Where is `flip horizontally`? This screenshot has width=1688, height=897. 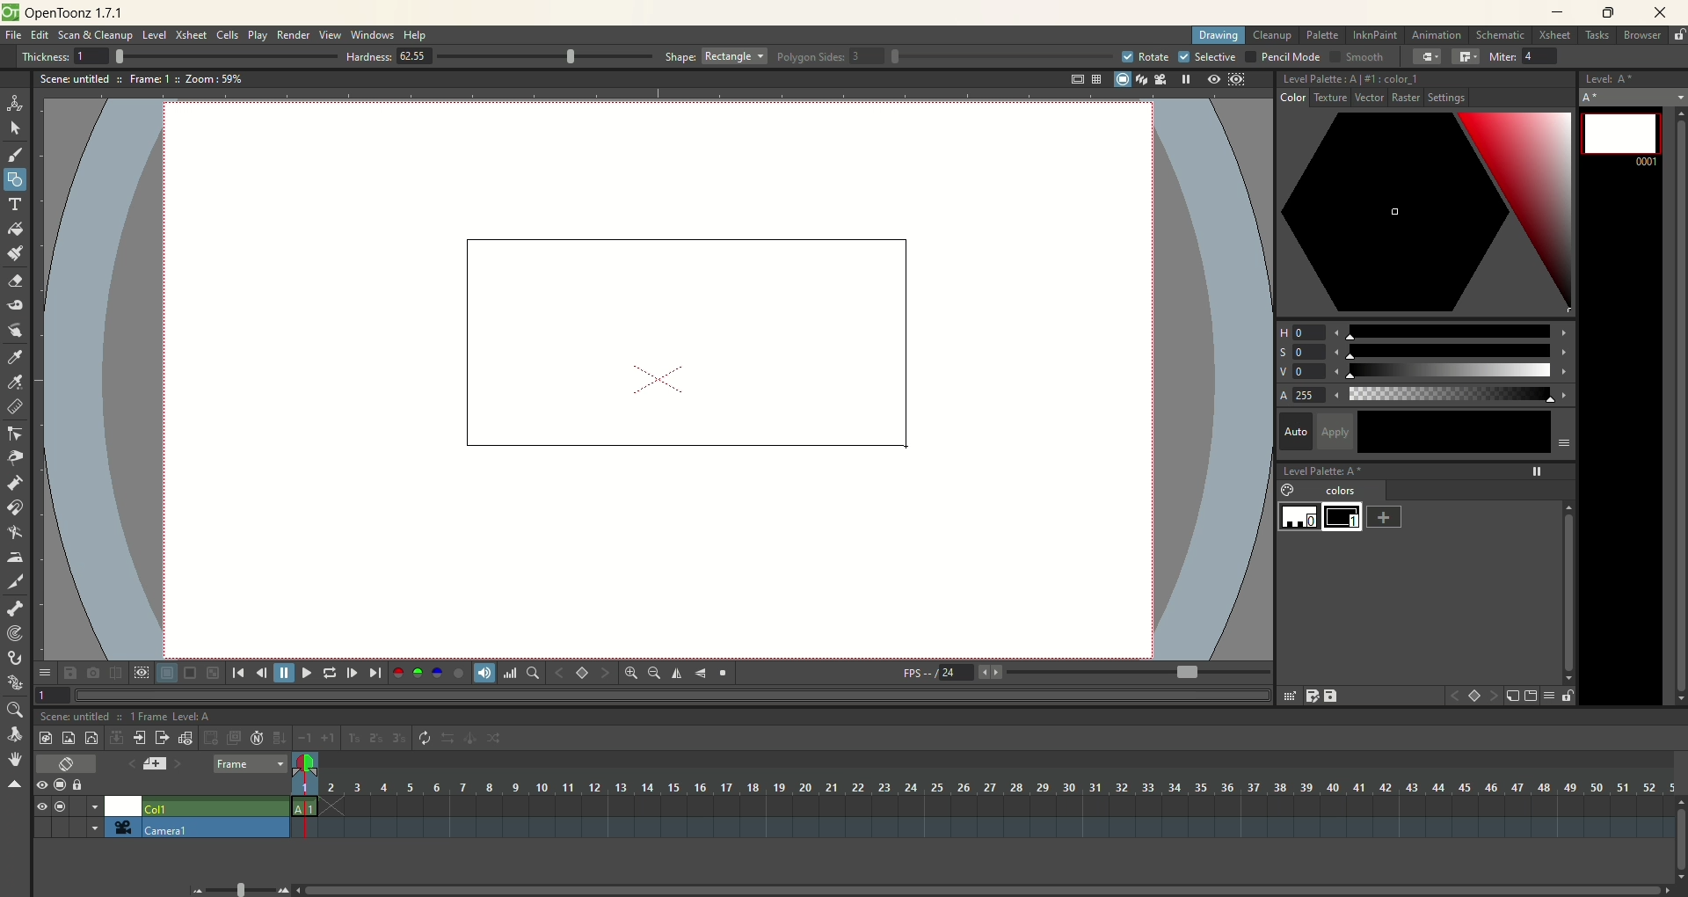 flip horizontally is located at coordinates (677, 674).